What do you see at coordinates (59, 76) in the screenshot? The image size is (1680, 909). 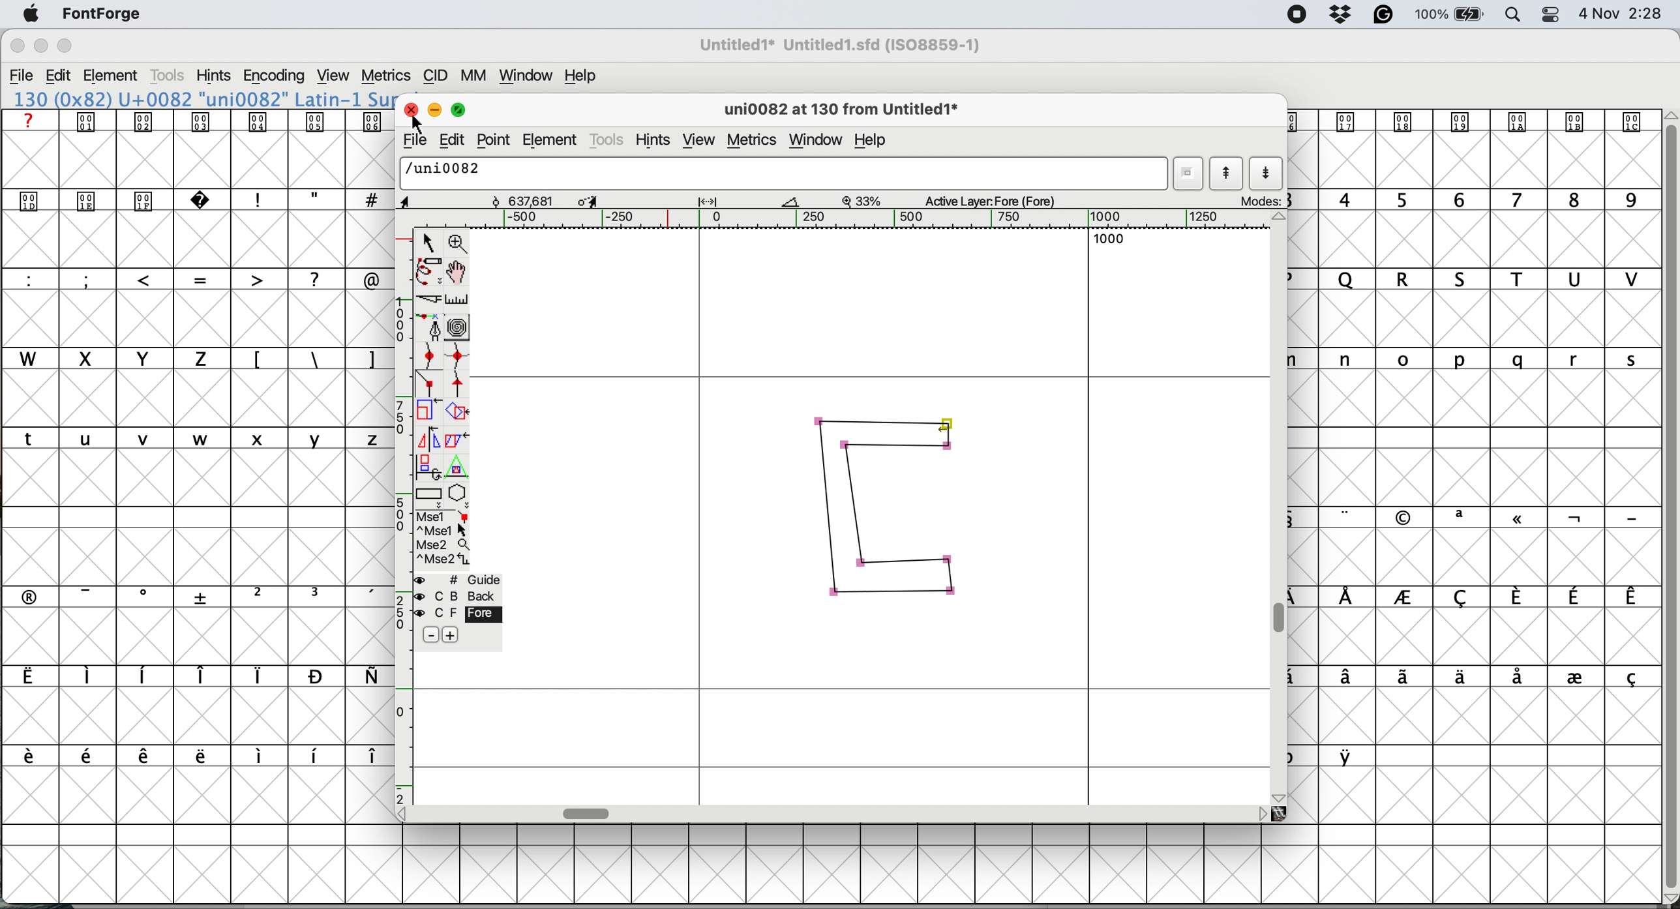 I see `edit` at bounding box center [59, 76].